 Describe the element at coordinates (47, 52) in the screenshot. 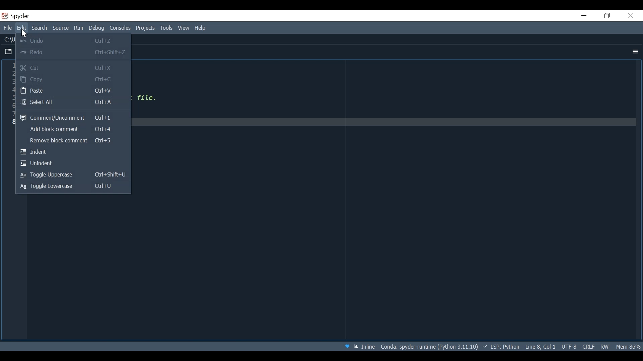

I see `Redo` at that location.